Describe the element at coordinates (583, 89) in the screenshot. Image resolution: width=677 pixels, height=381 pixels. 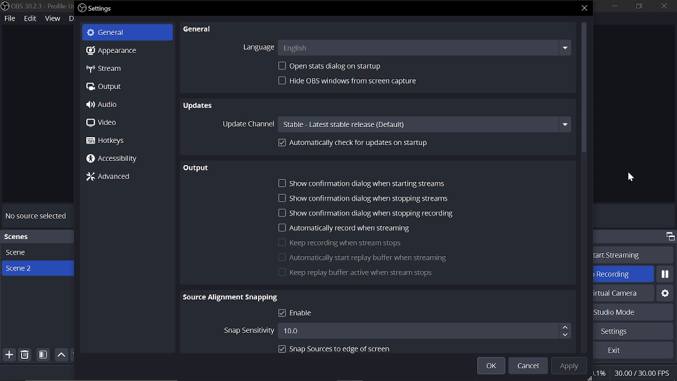
I see `Vertical scrollbar` at that location.